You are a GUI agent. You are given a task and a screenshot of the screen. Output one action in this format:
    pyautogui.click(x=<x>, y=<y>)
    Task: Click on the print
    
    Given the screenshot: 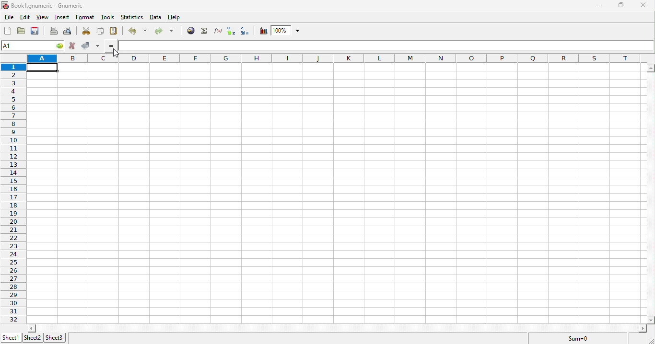 What is the action you would take?
    pyautogui.click(x=54, y=32)
    